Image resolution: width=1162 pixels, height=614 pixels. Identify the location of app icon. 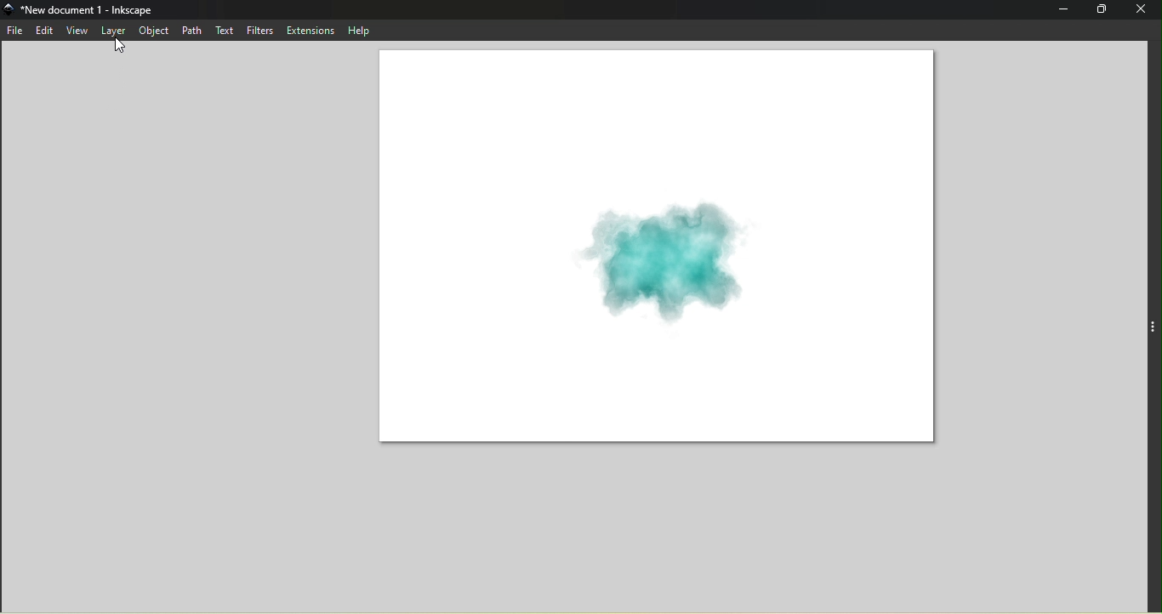
(10, 9).